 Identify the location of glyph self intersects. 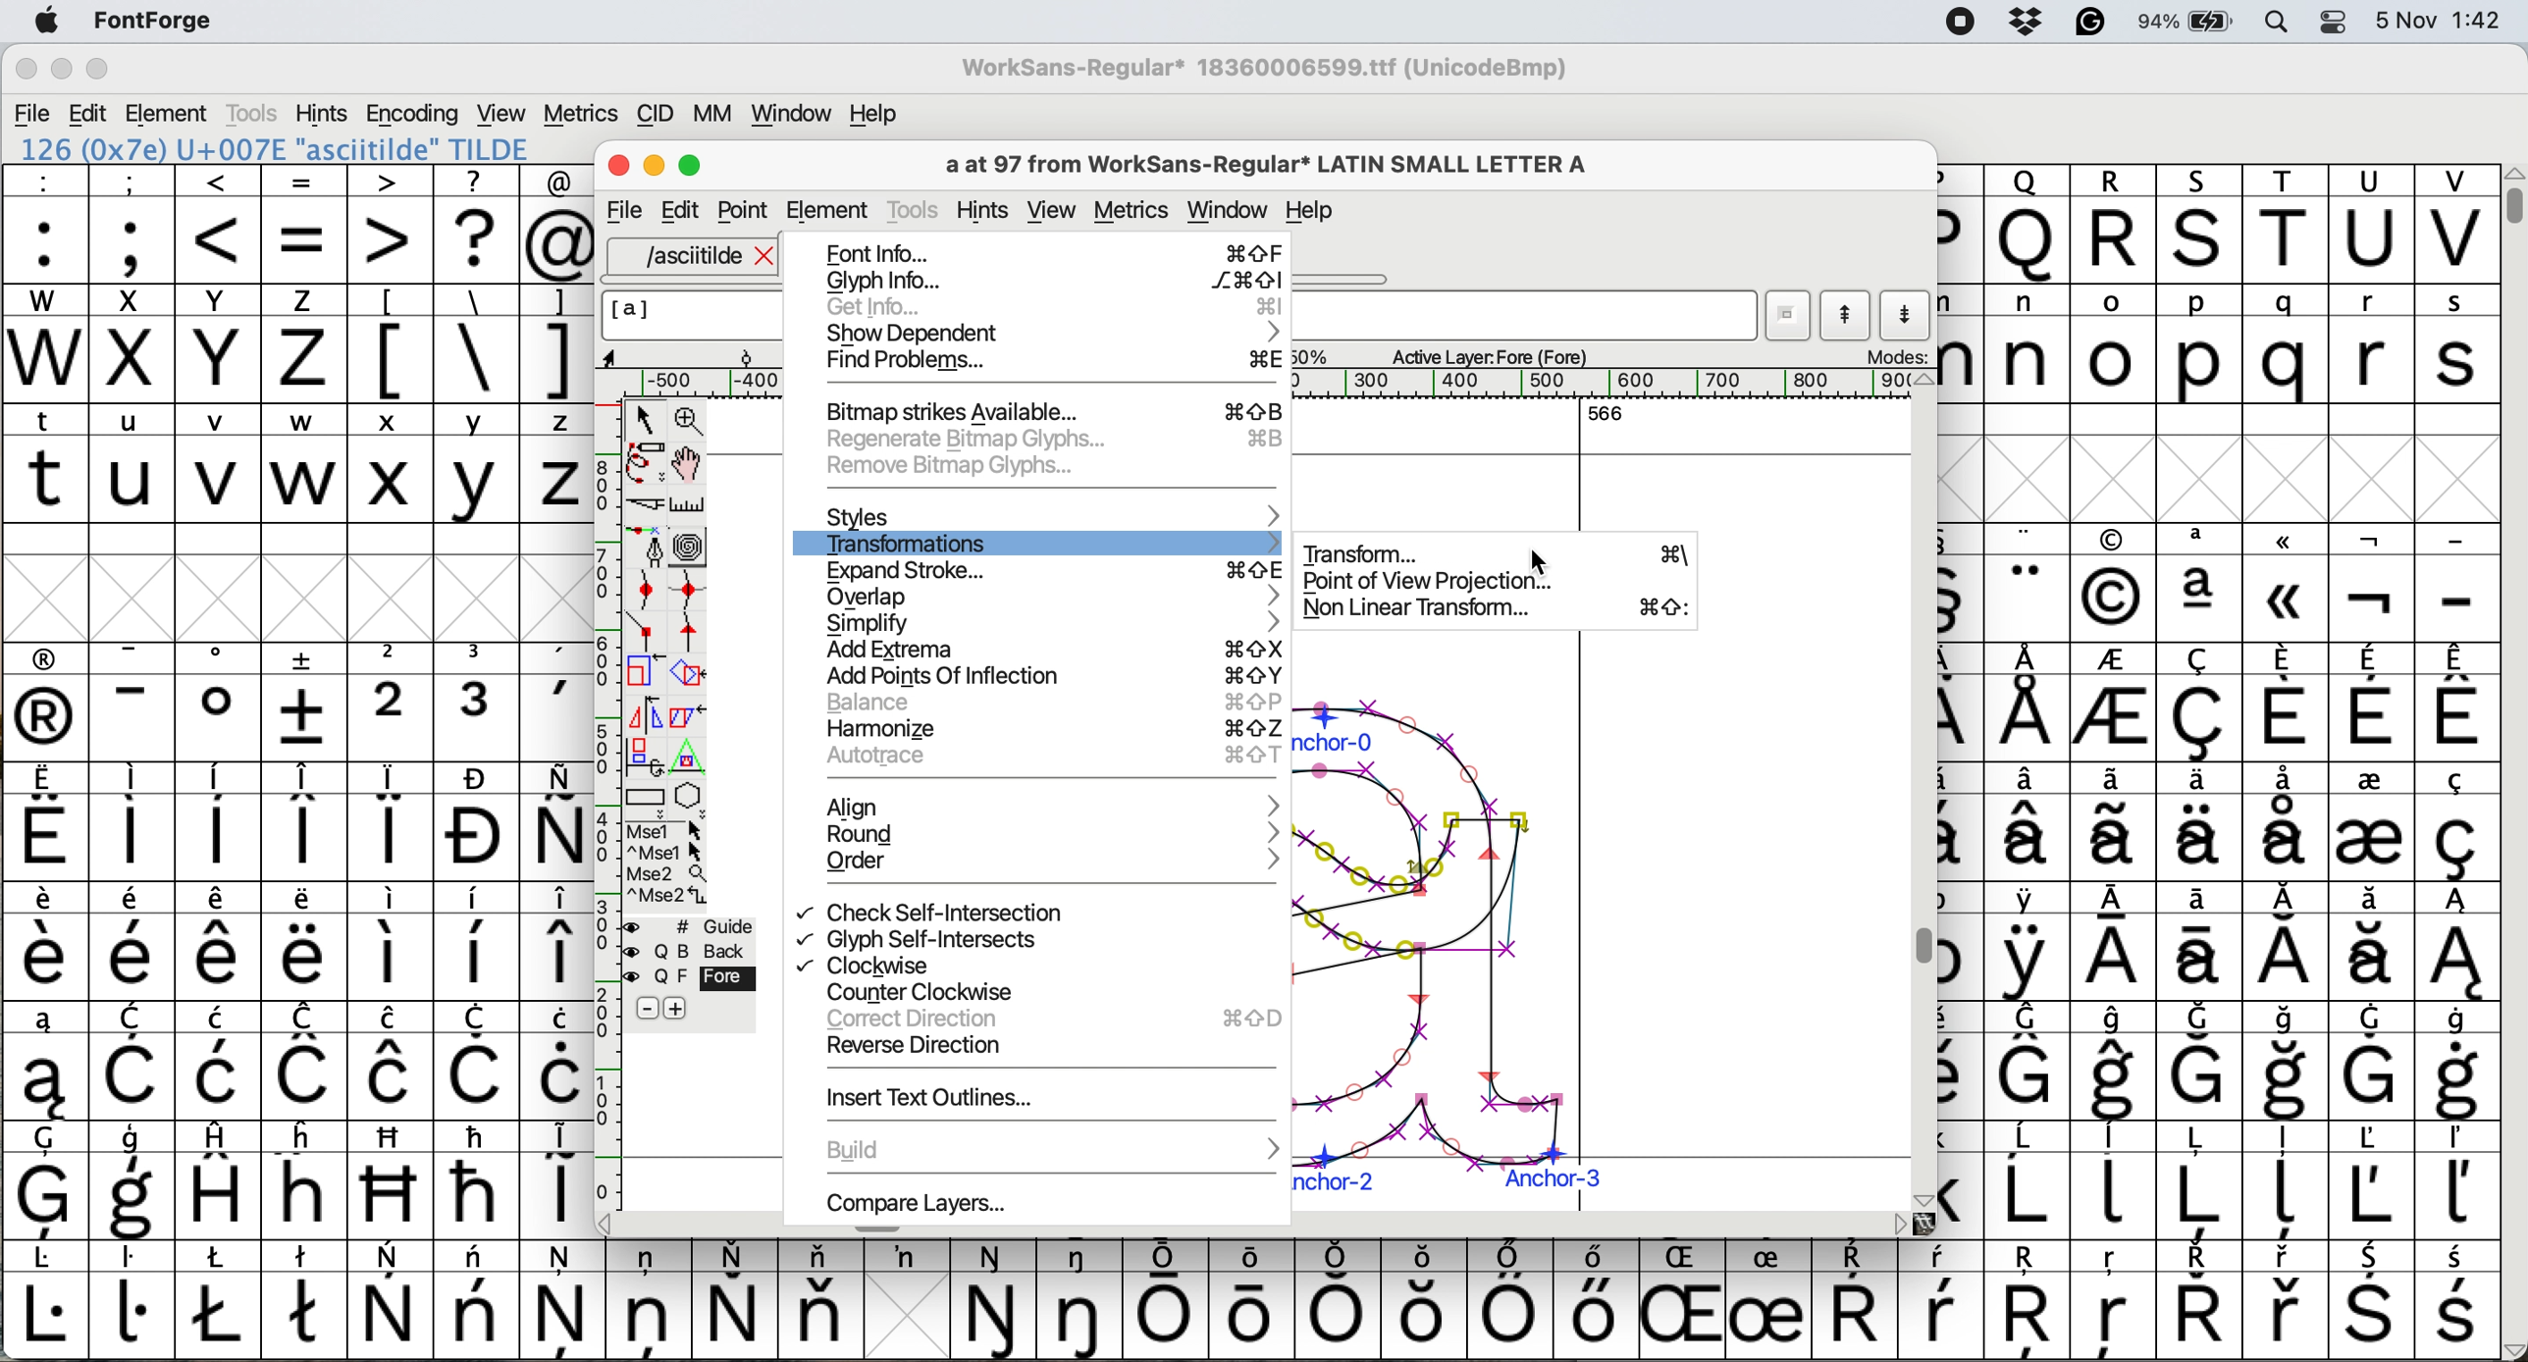
(921, 939).